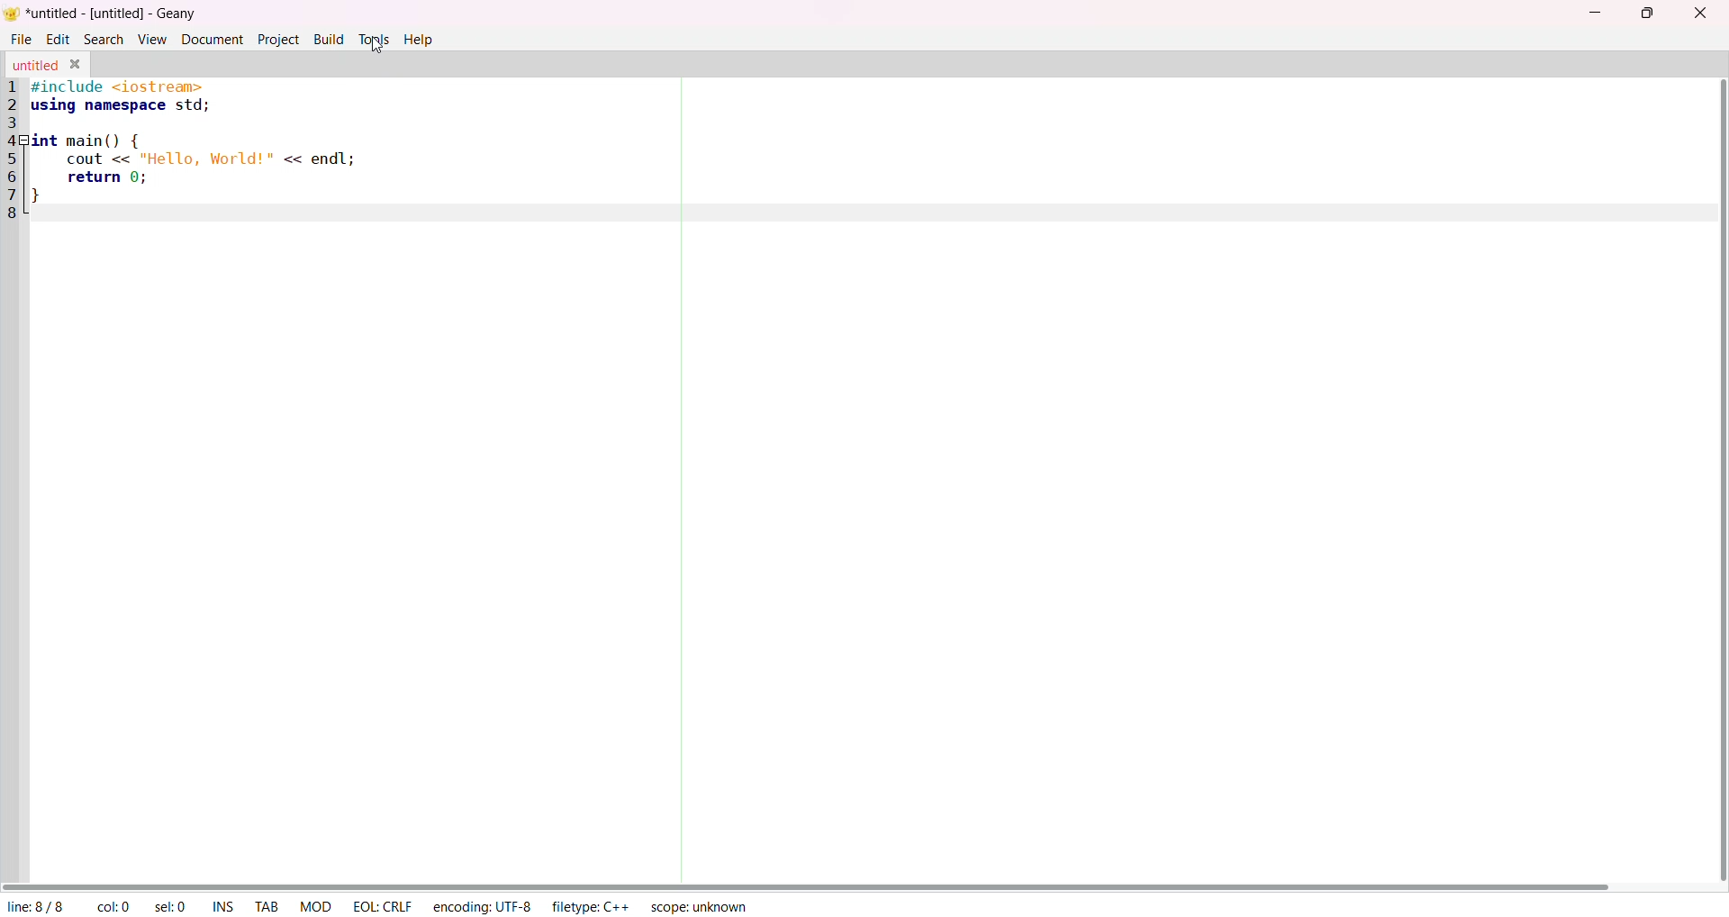 The width and height of the screenshot is (1729, 917). I want to click on View, so click(153, 39).